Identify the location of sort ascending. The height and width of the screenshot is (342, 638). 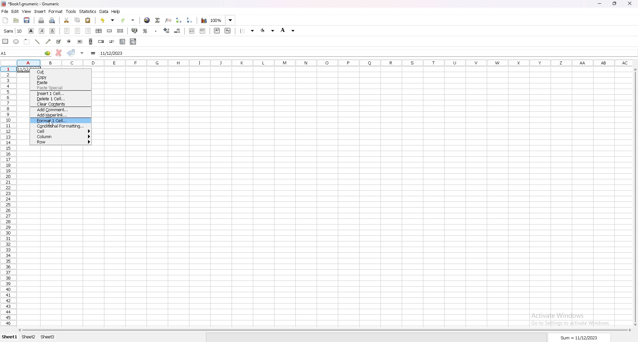
(179, 20).